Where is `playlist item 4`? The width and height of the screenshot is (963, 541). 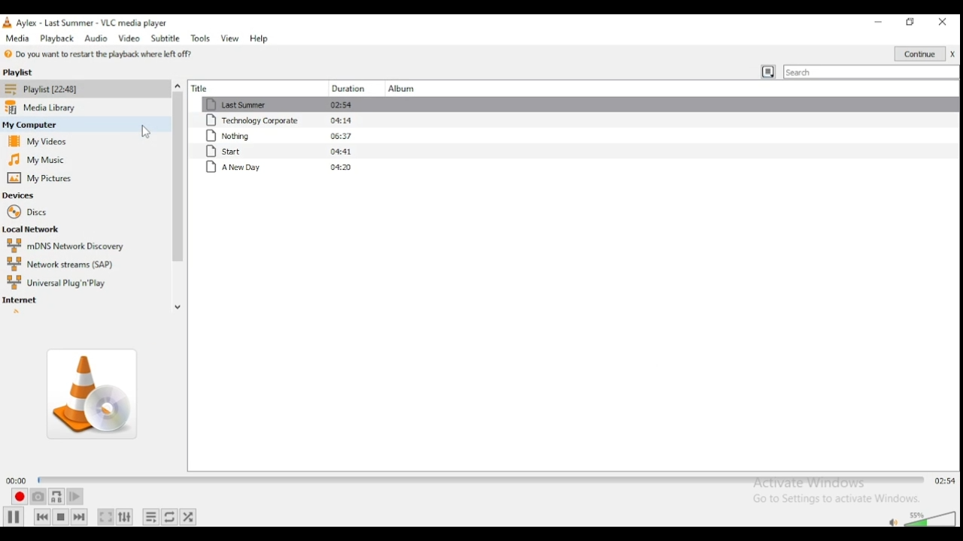 playlist item 4 is located at coordinates (288, 153).